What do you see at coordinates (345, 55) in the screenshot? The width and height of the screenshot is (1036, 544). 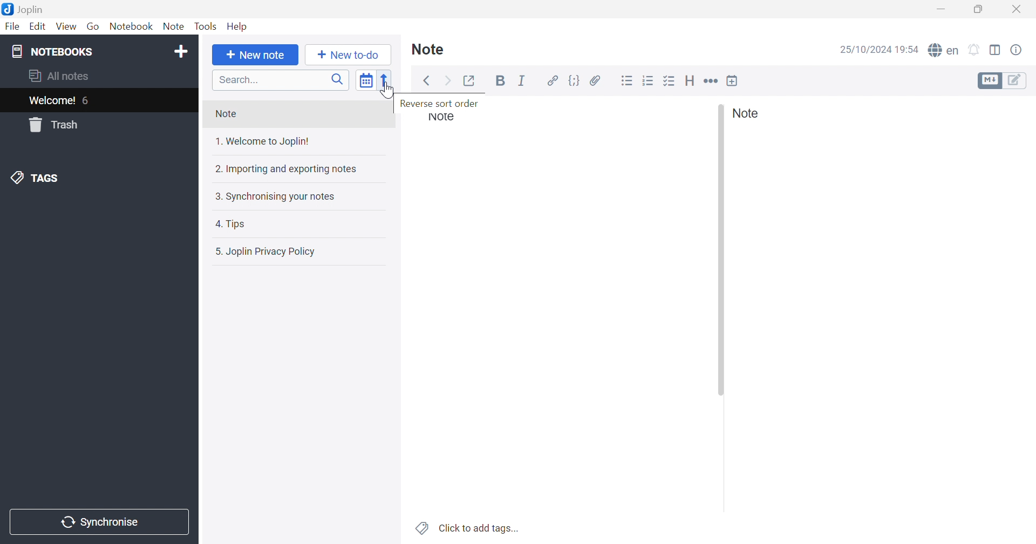 I see `+ New to-do` at bounding box center [345, 55].